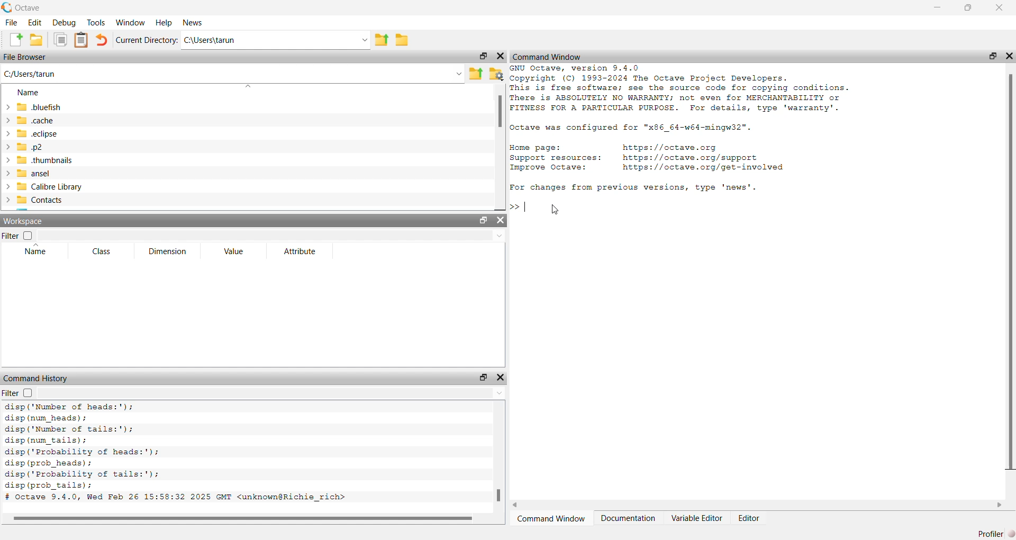 This screenshot has height=540, width=1016. Describe the element at coordinates (271, 235) in the screenshot. I see `Enter text to filter the workspace` at that location.